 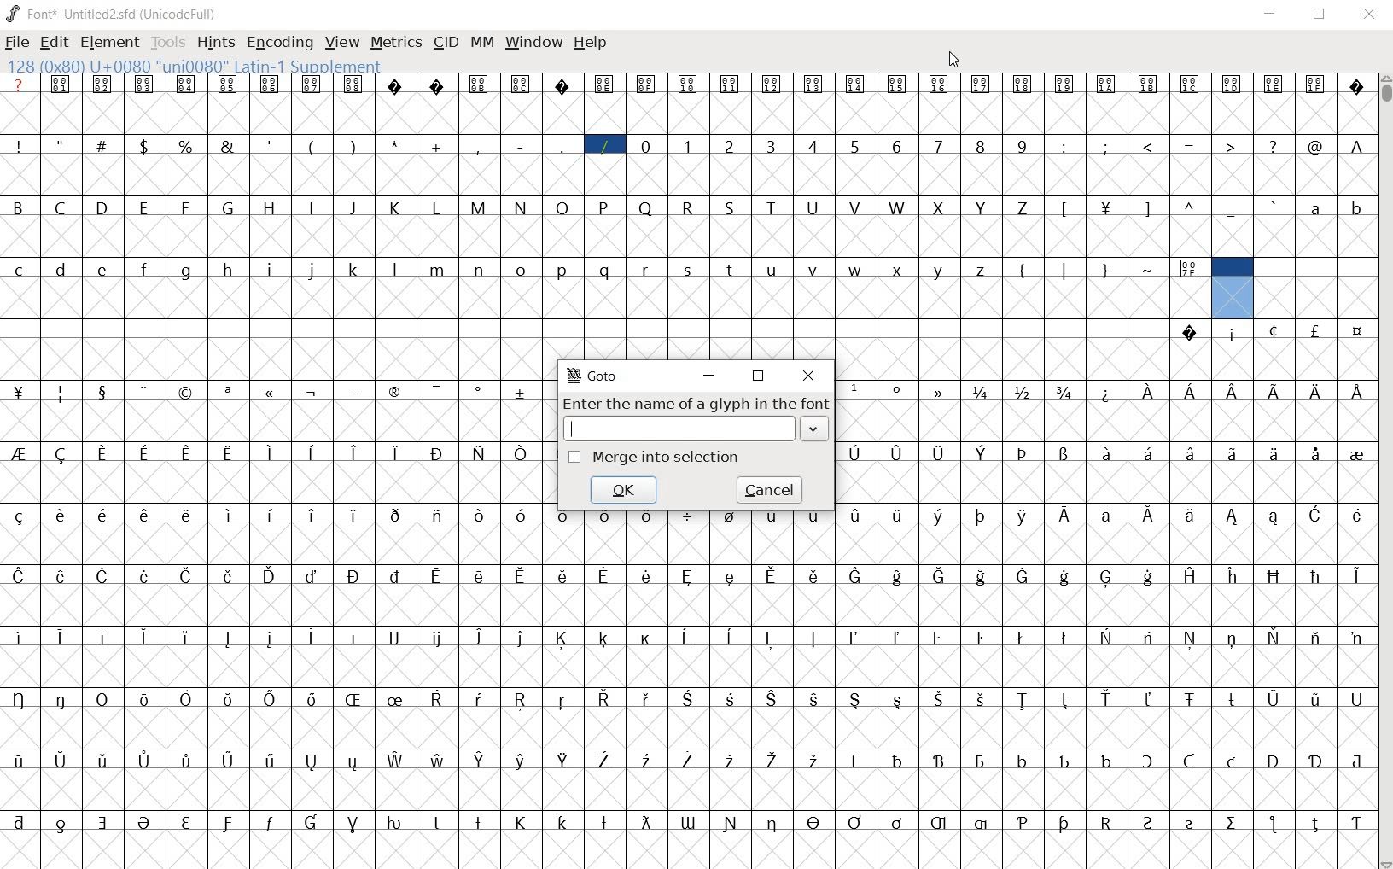 What do you see at coordinates (105, 760) in the screenshot?
I see `Symbol` at bounding box center [105, 760].